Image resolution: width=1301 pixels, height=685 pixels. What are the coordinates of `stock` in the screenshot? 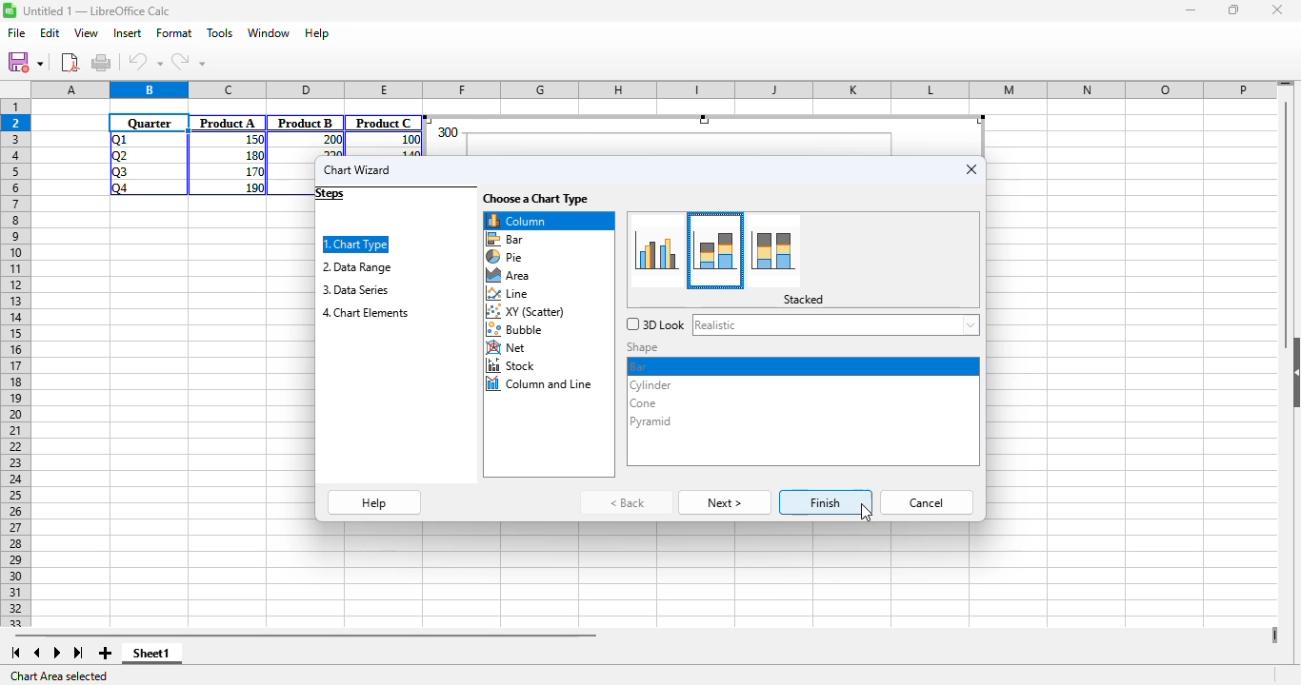 It's located at (512, 365).